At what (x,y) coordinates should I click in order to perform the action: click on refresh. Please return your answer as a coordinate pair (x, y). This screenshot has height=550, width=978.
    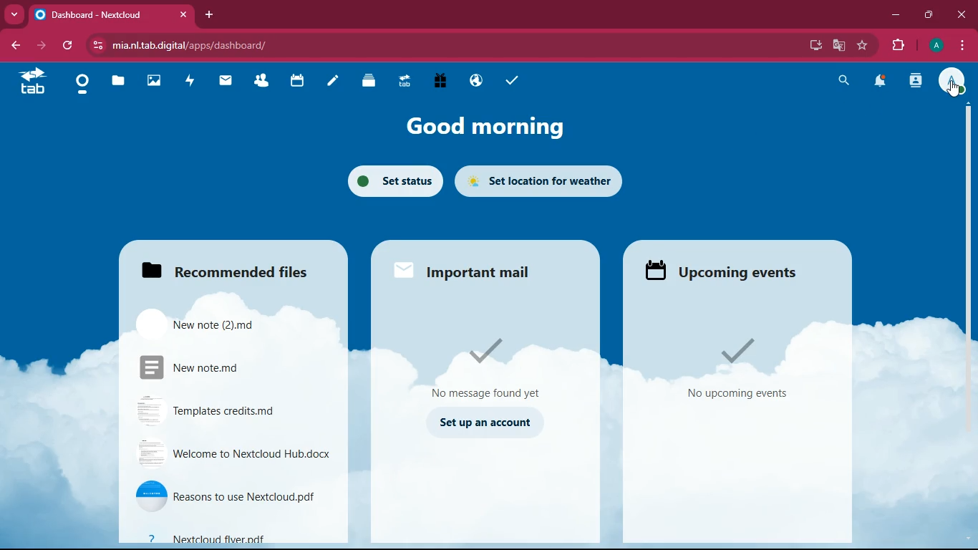
    Looking at the image, I should click on (72, 47).